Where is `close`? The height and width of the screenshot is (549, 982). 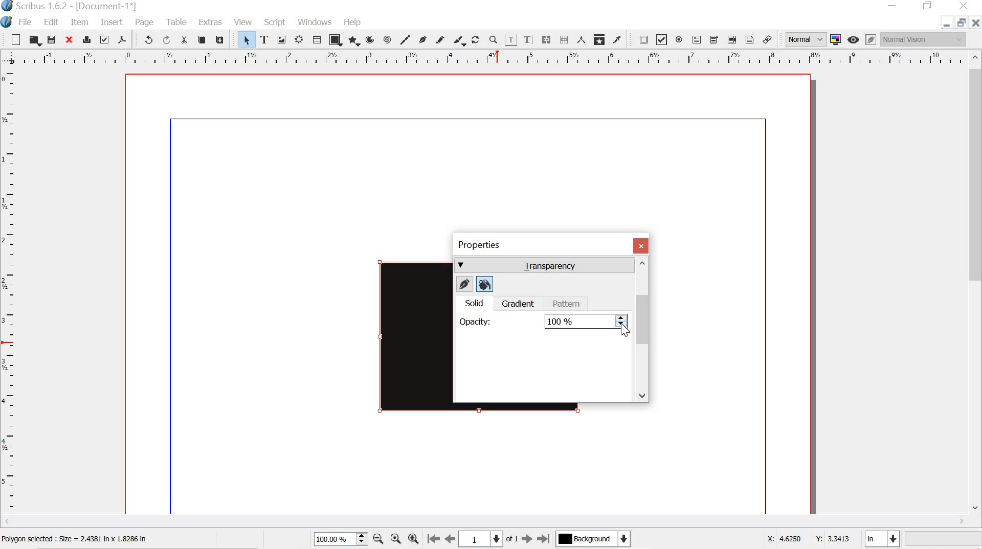 close is located at coordinates (964, 6).